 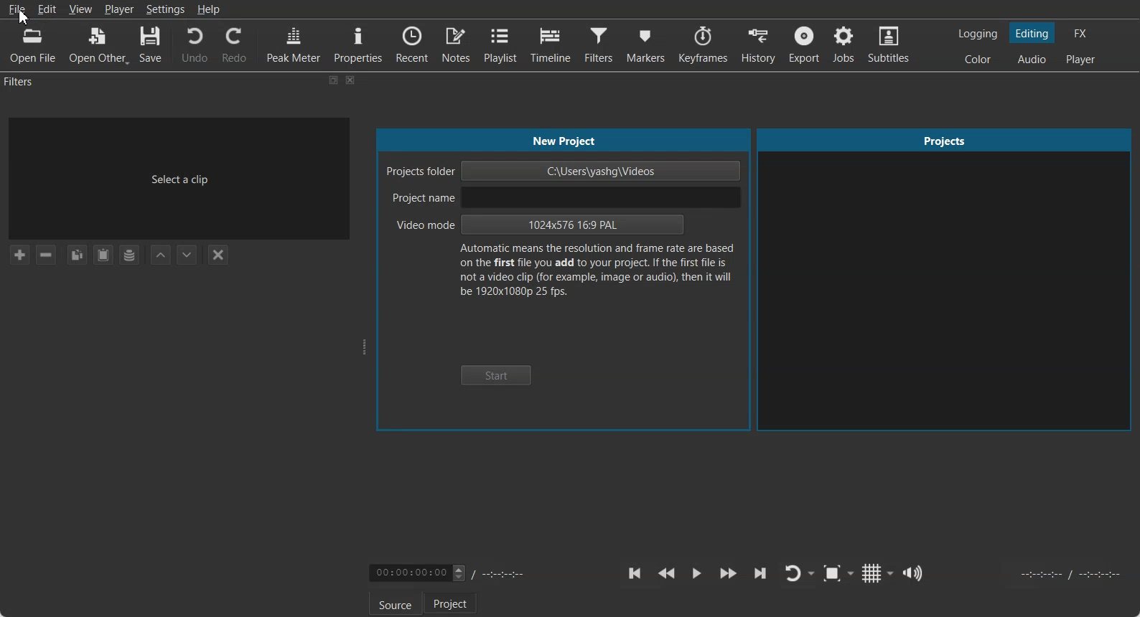 I want to click on , so click(x=129, y=255).